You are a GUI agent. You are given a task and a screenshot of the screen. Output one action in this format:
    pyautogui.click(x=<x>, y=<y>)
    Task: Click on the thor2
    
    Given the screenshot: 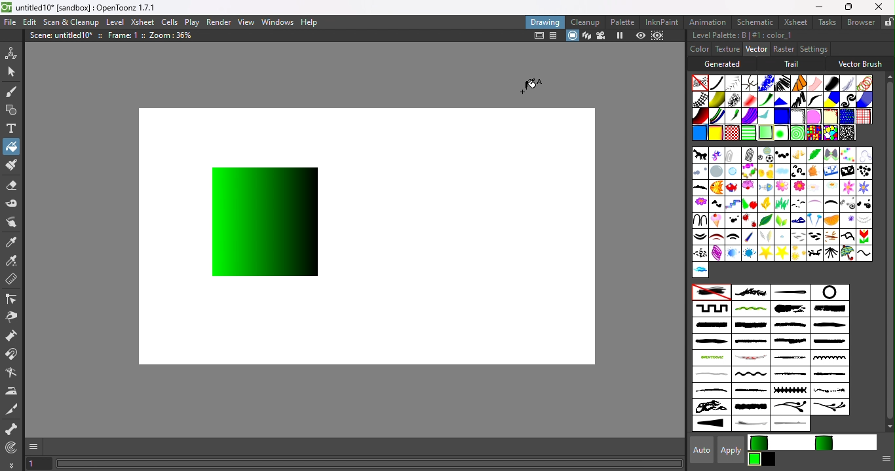 What is the action you would take?
    pyautogui.click(x=831, y=253)
    